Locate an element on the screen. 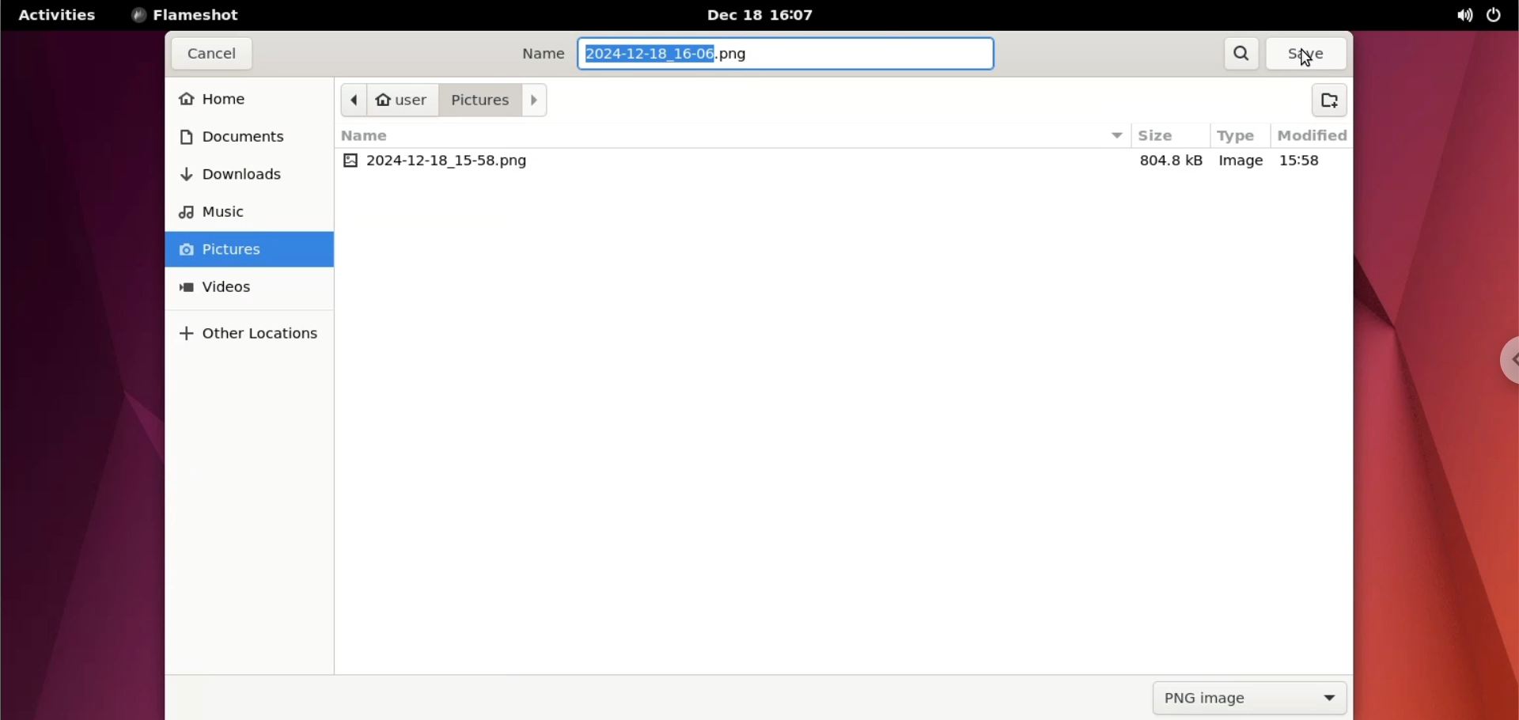 Image resolution: width=1519 pixels, height=720 pixels. cancel is located at coordinates (211, 55).